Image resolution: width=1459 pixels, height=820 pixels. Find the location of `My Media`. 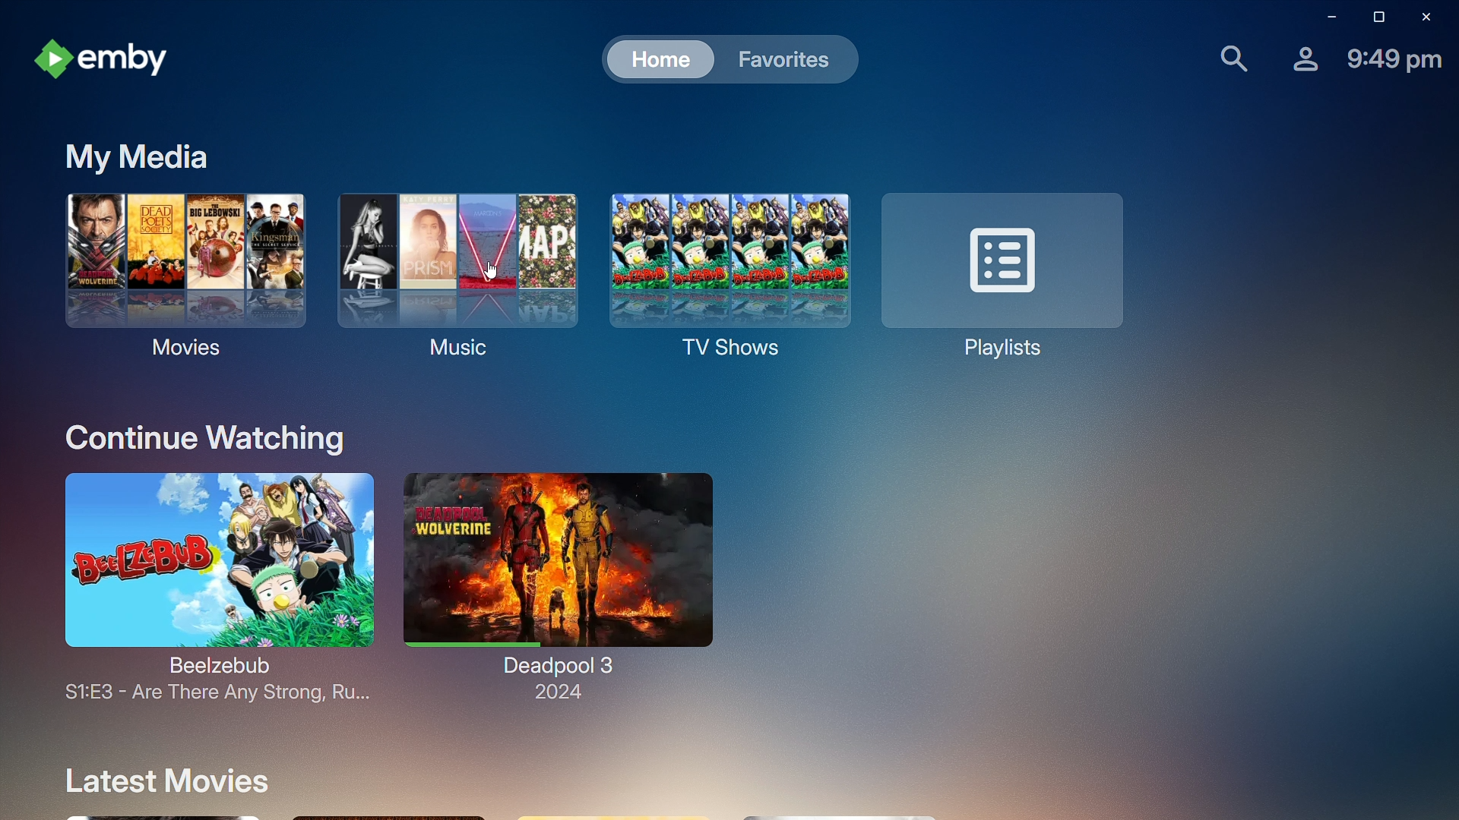

My Media is located at coordinates (134, 154).